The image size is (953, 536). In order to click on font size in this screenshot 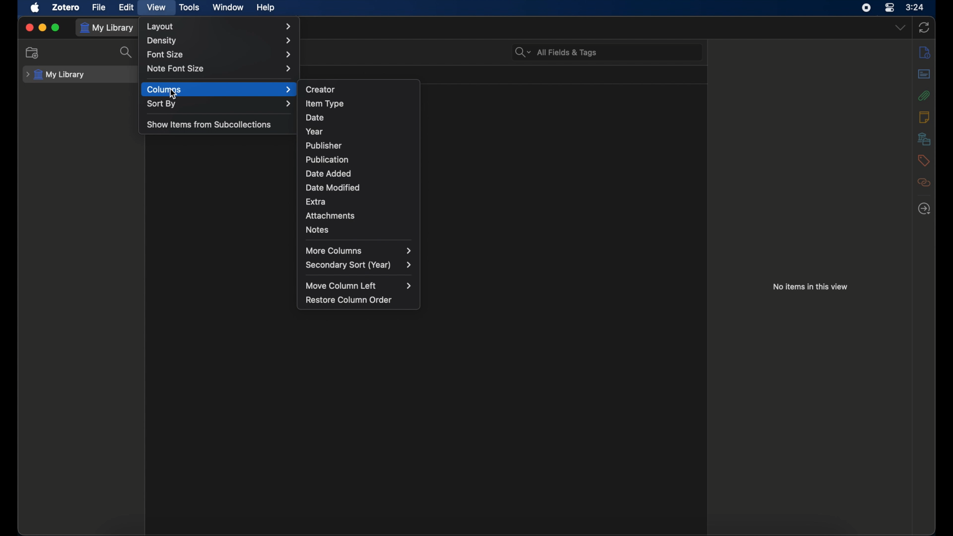, I will do `click(219, 55)`.